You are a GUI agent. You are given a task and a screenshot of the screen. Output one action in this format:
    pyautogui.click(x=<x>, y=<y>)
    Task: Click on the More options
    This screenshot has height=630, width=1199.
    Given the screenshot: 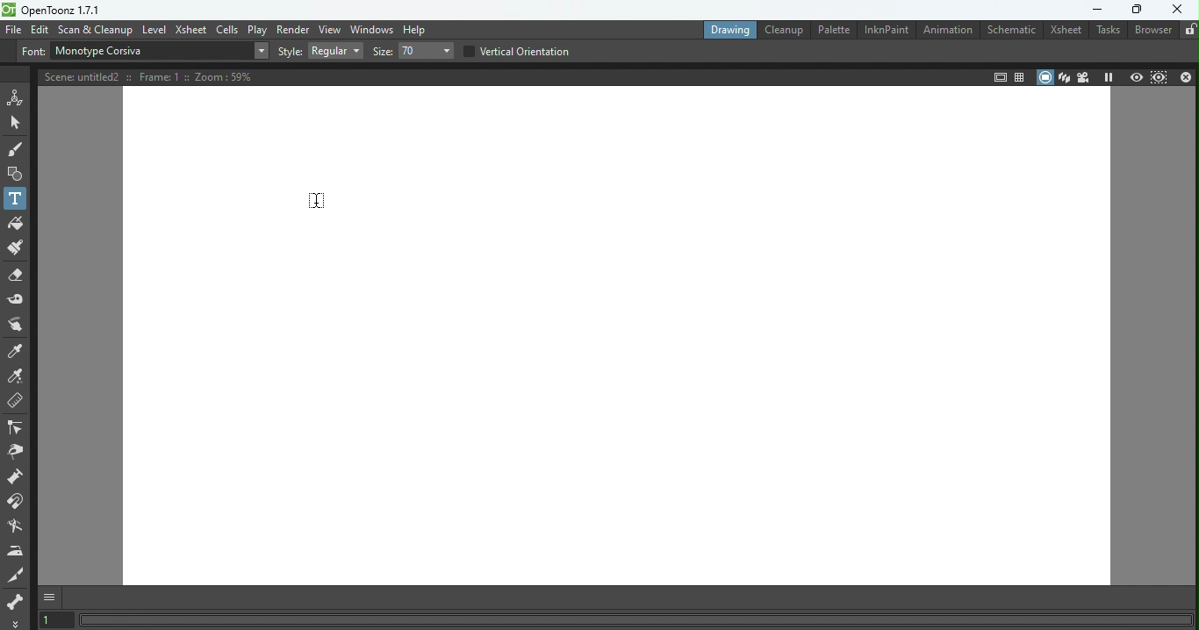 What is the action you would take?
    pyautogui.click(x=16, y=621)
    